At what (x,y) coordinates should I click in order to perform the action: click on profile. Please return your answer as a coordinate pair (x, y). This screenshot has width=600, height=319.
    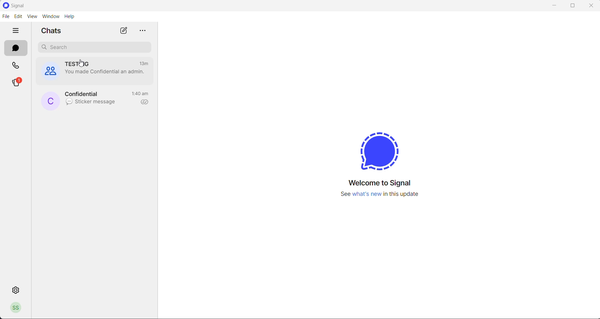
    Looking at the image, I should click on (18, 308).